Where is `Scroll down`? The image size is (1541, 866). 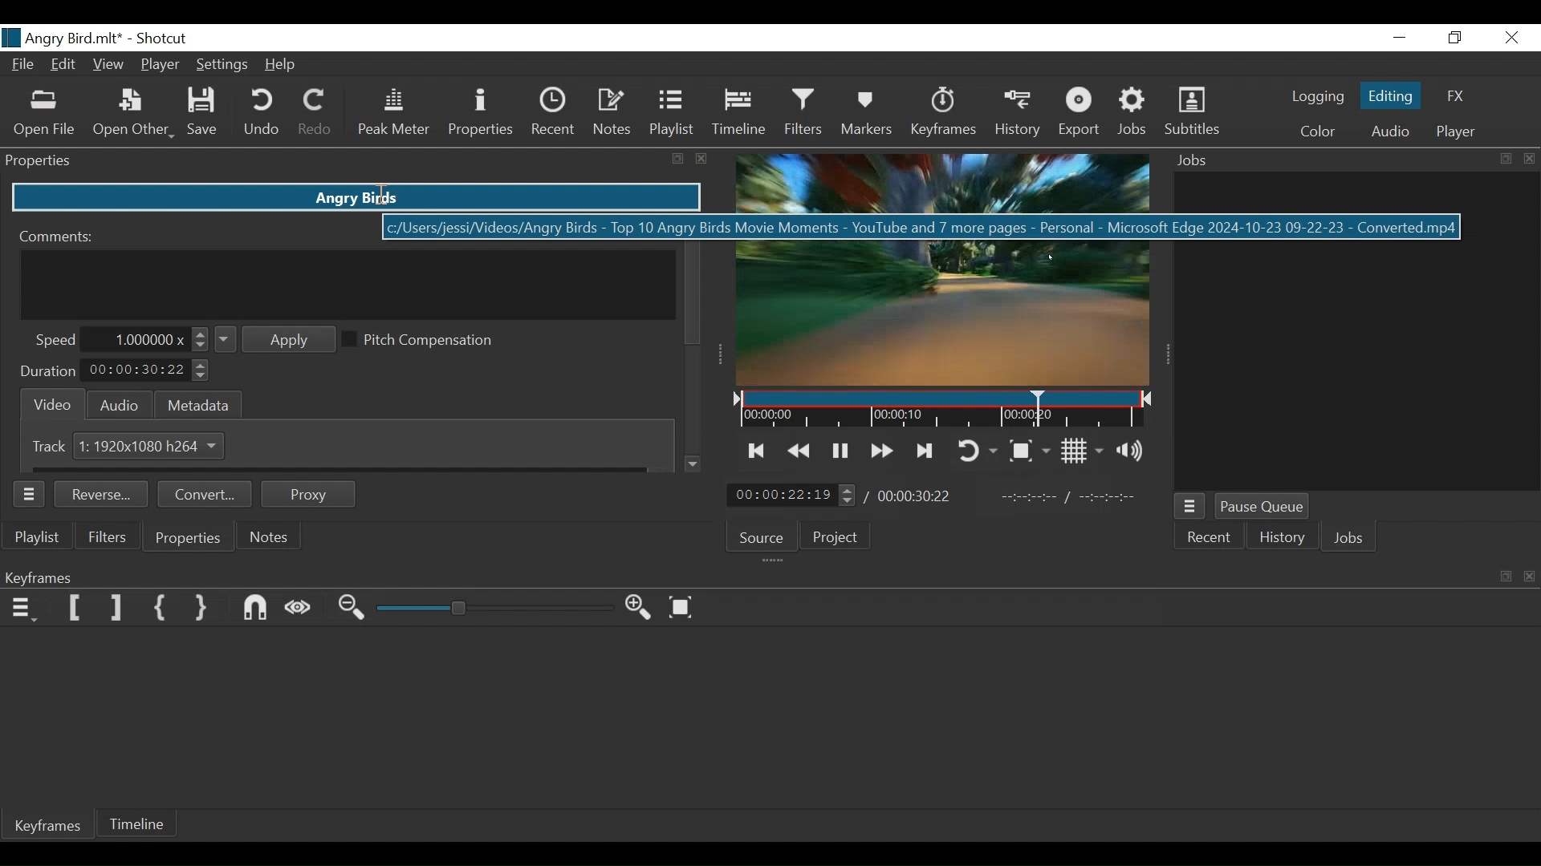 Scroll down is located at coordinates (694, 464).